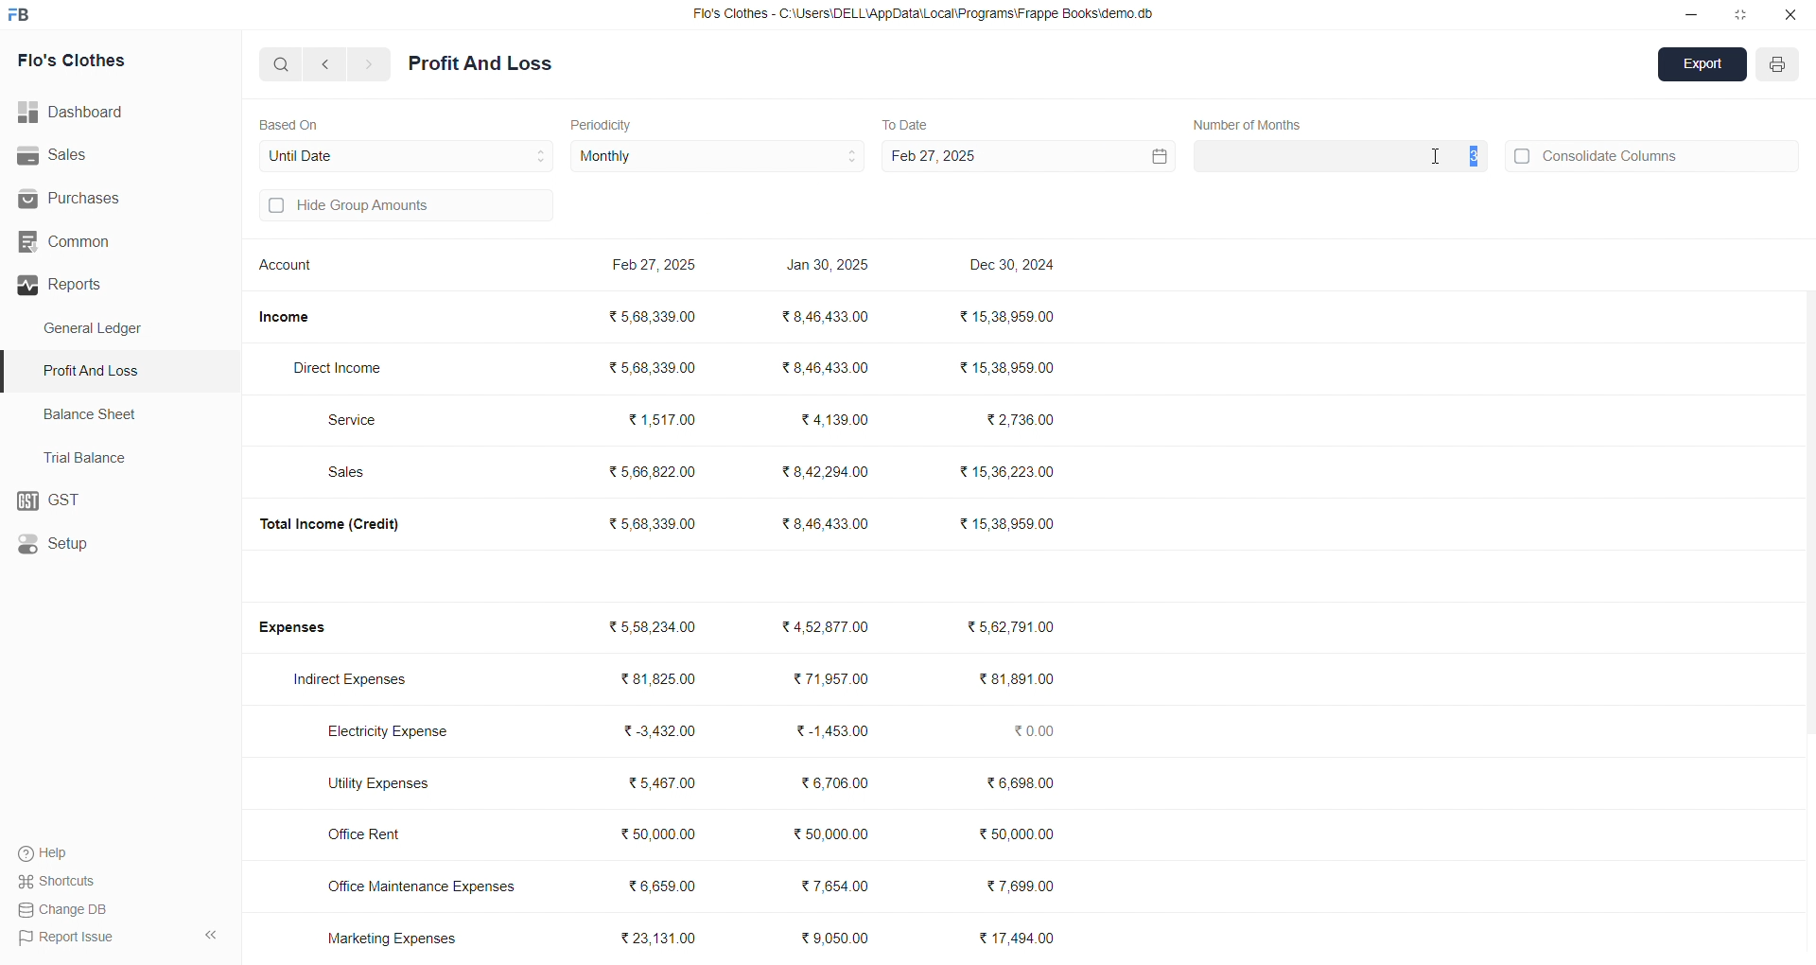 This screenshot has height=965, width=1816. Describe the element at coordinates (1006, 469) in the screenshot. I see `₹15,36,223.00` at that location.